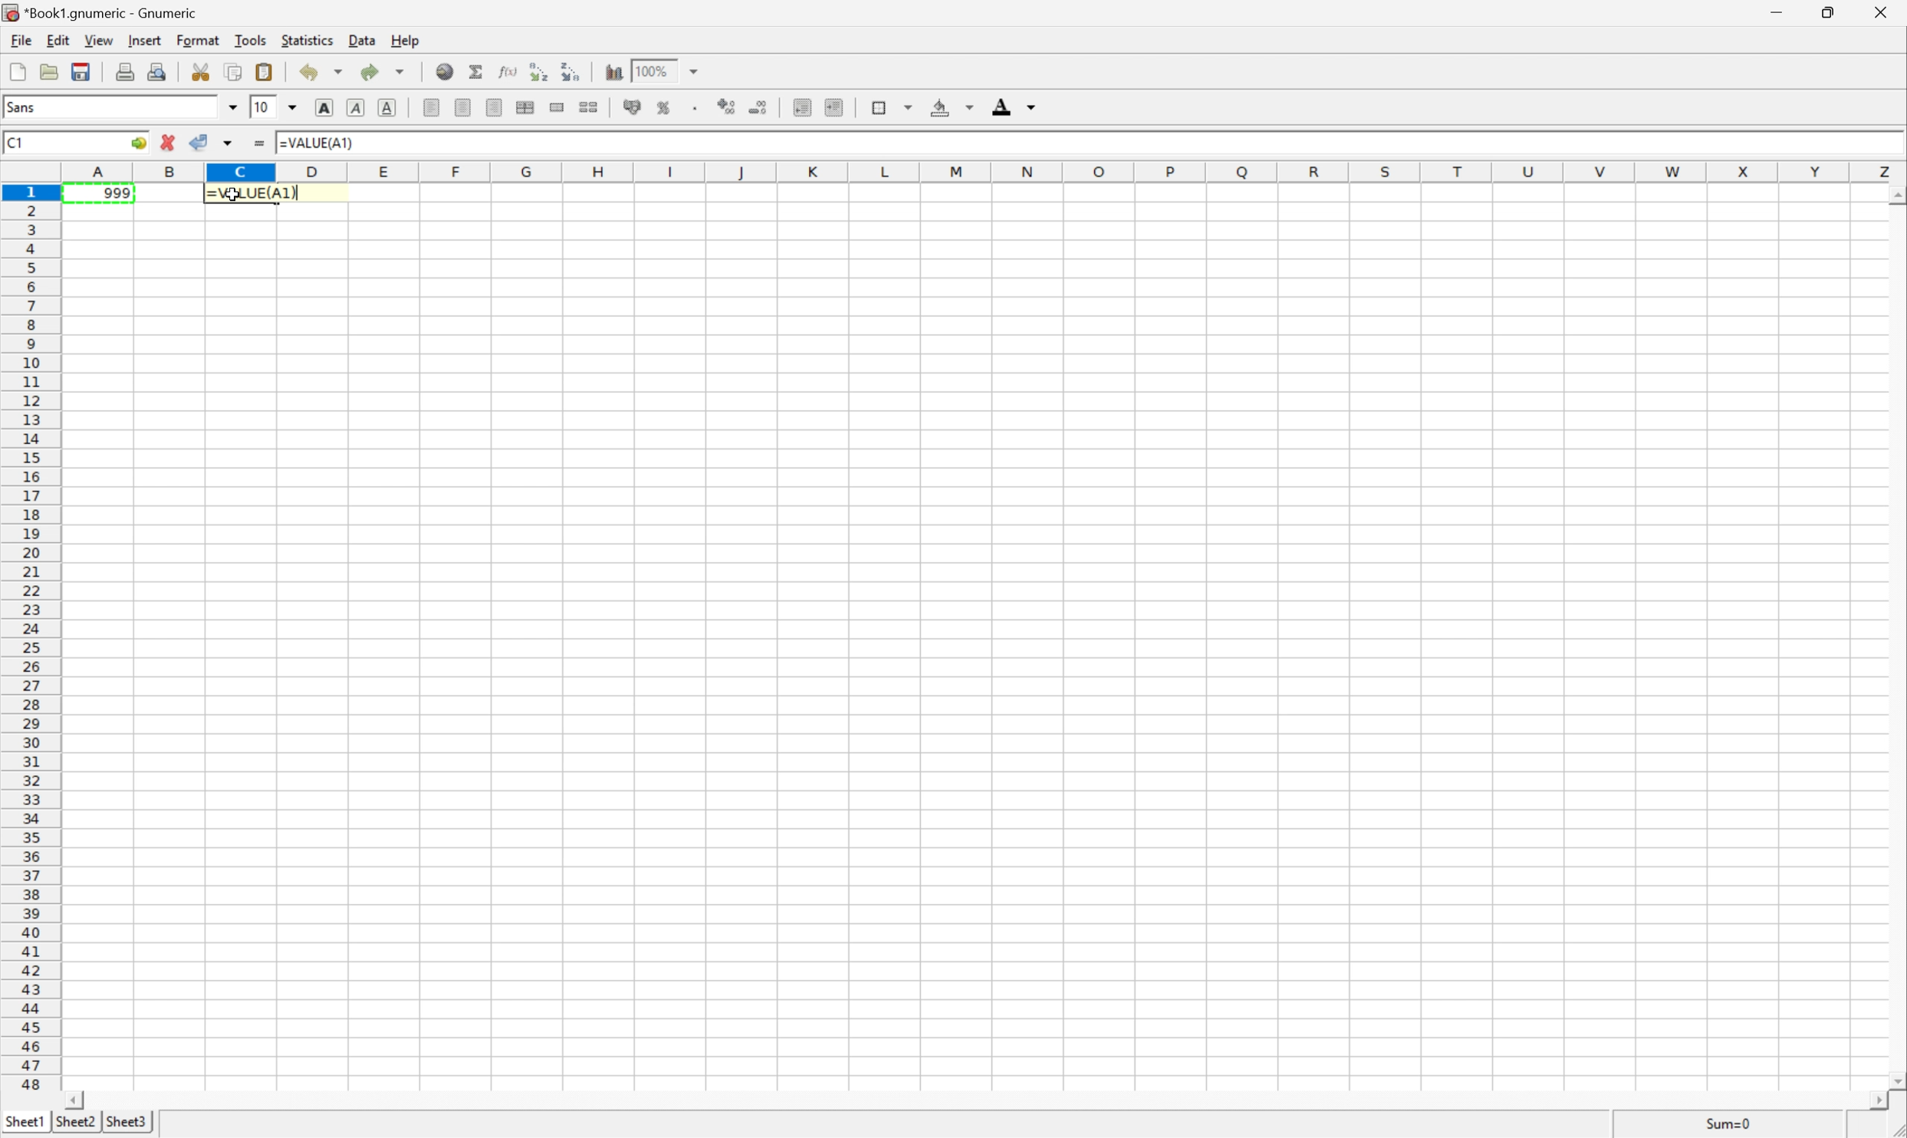 This screenshot has height=1138, width=1907. Describe the element at coordinates (365, 41) in the screenshot. I see `data` at that location.